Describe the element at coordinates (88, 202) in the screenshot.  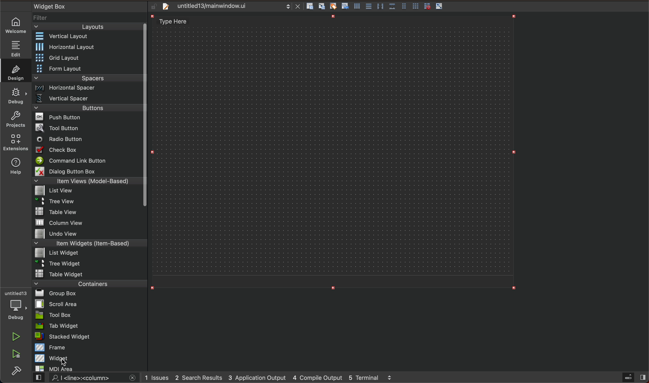
I see `tree view` at that location.